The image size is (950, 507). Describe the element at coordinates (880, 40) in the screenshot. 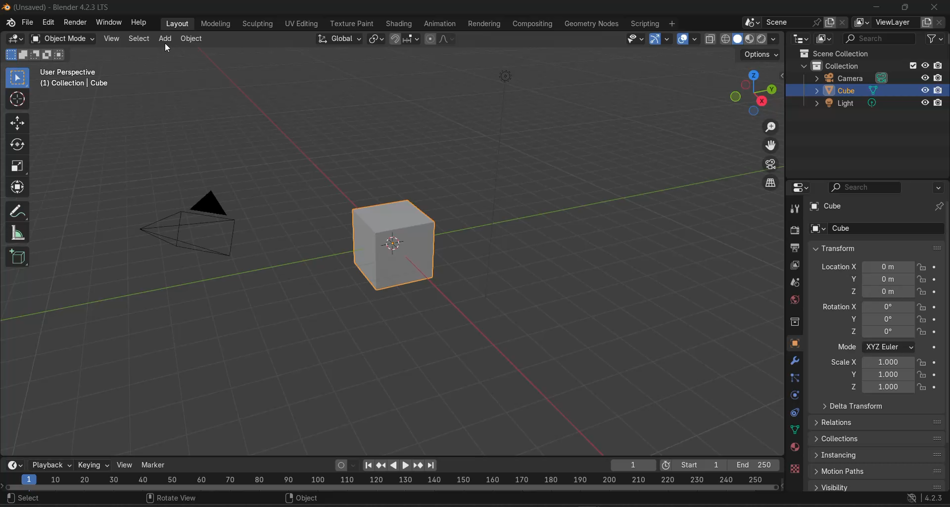

I see `live search filtering string` at that location.